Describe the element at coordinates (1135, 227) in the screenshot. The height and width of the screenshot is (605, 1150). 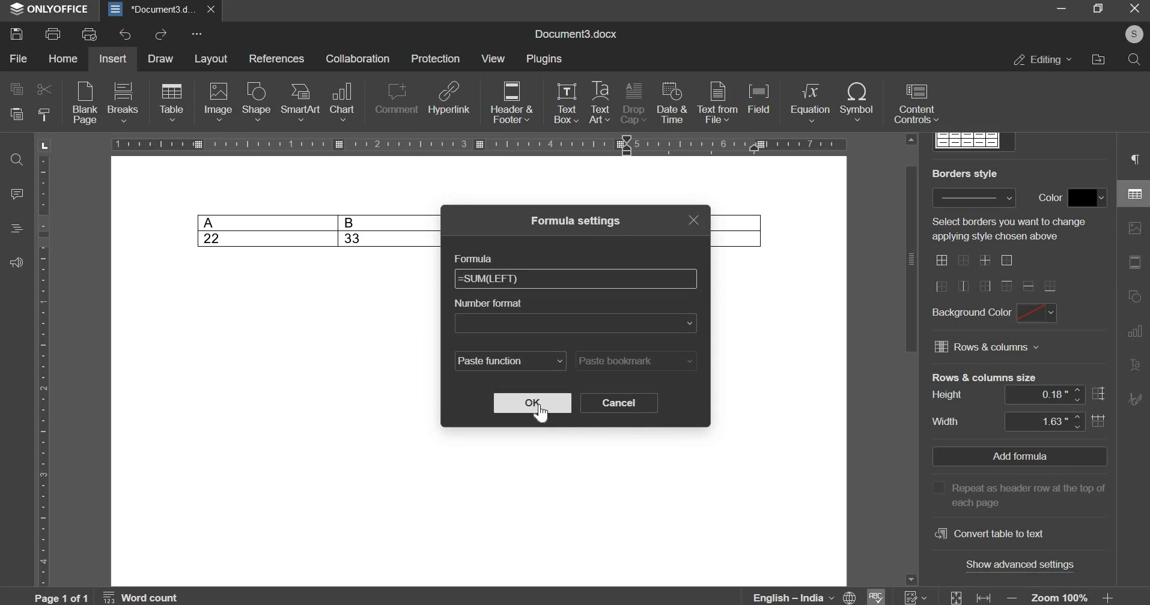
I see `image settings` at that location.